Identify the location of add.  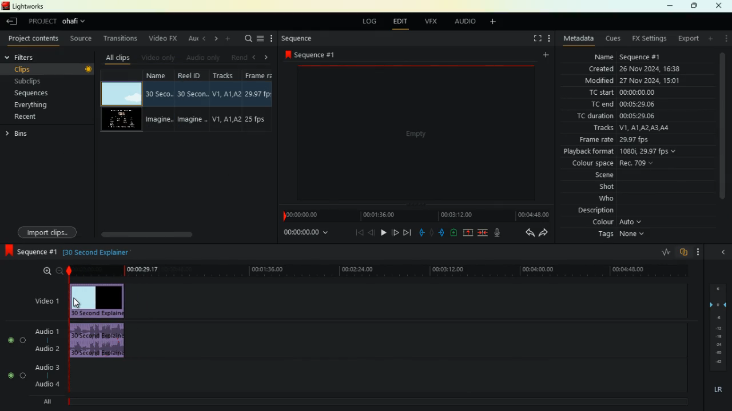
(495, 23).